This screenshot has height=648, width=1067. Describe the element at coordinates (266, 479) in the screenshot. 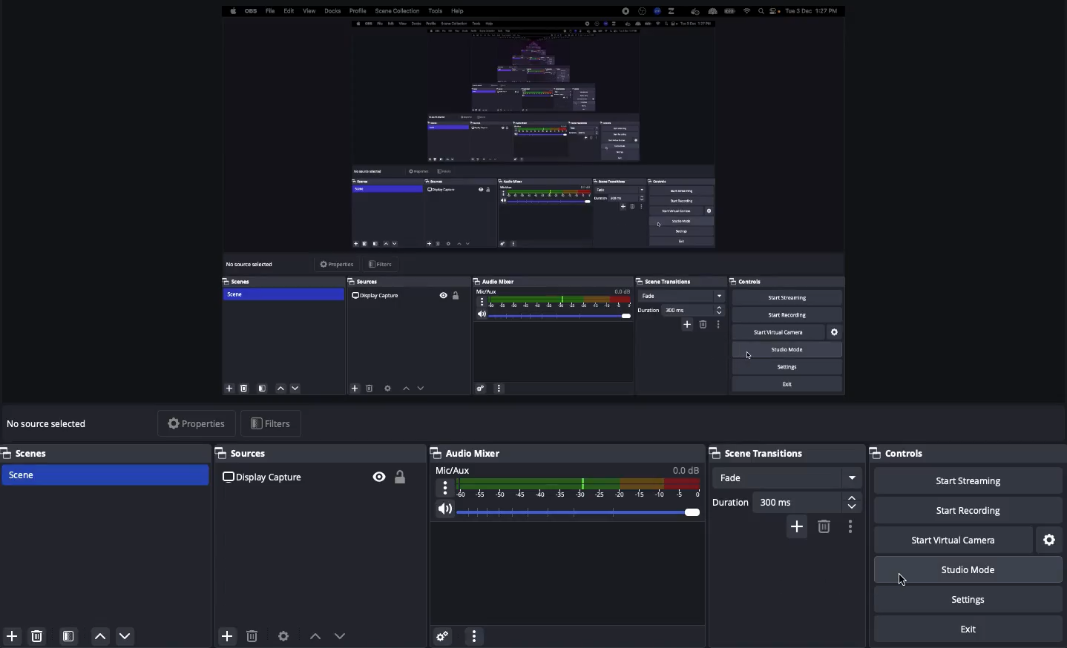

I see `Display capture` at that location.